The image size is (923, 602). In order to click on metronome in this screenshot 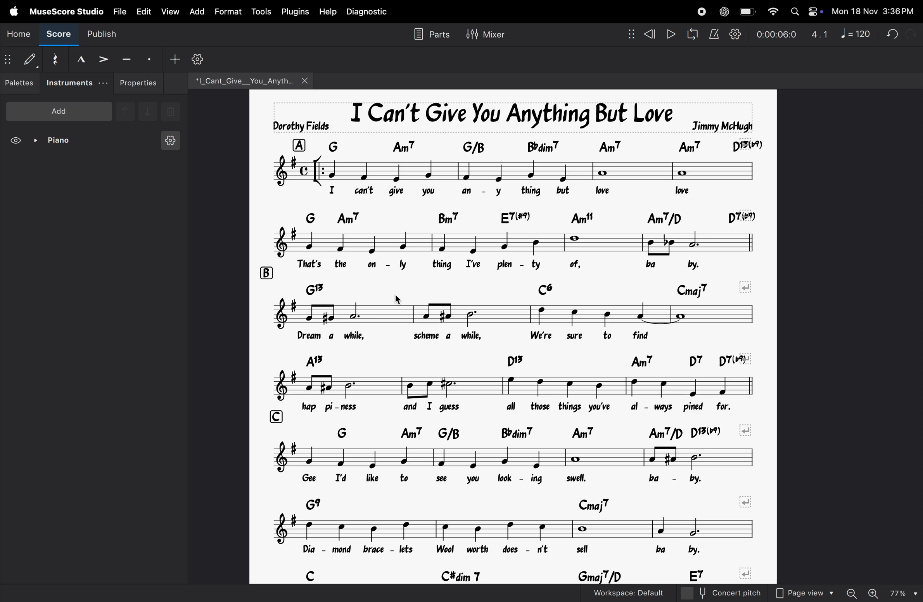, I will do `click(714, 34)`.